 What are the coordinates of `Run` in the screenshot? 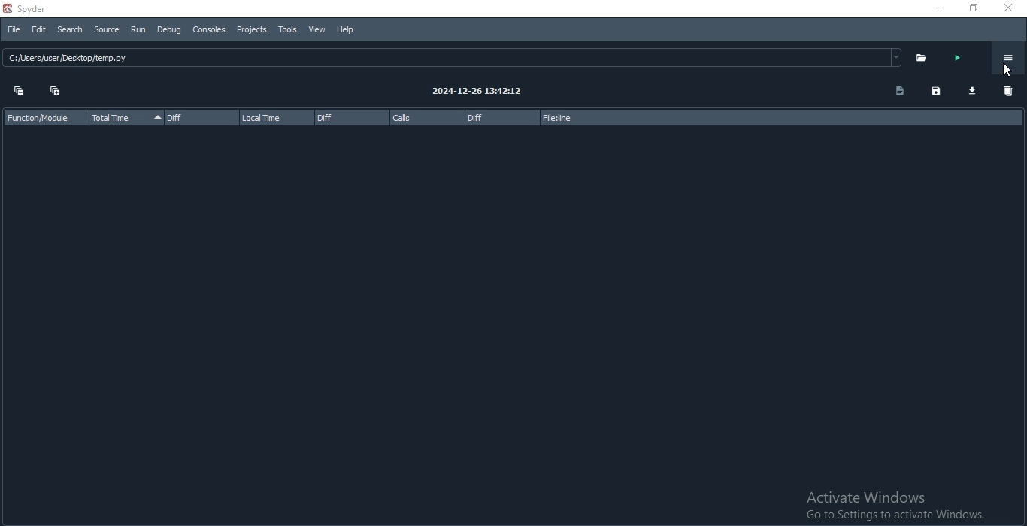 It's located at (140, 32).